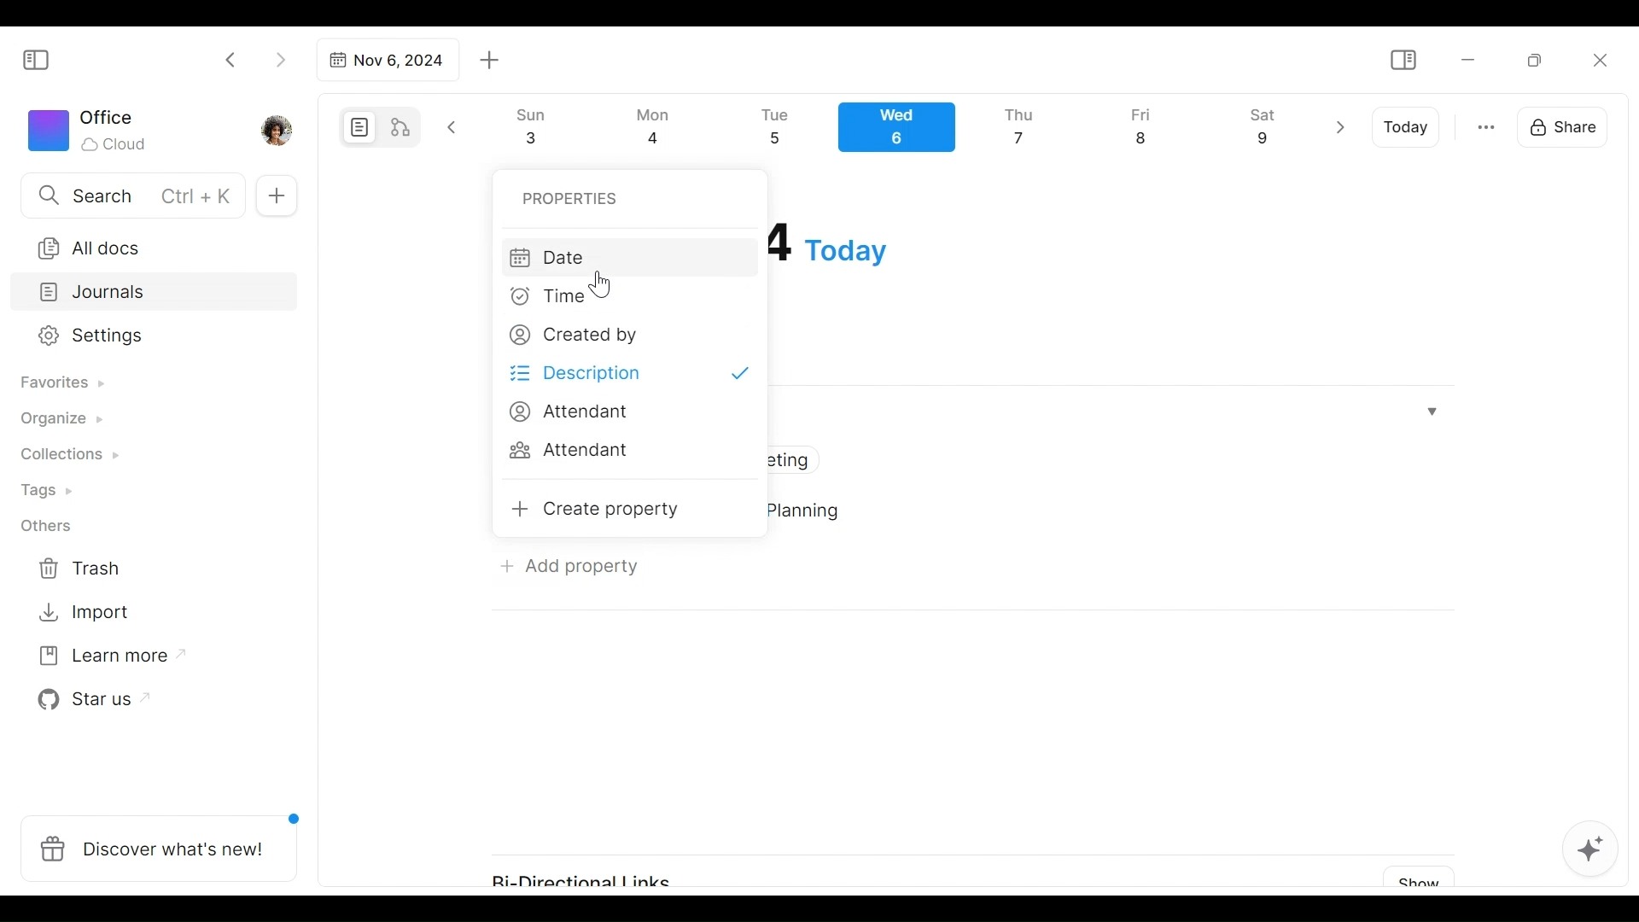 The width and height of the screenshot is (1639, 922). I want to click on Settings, so click(141, 336).